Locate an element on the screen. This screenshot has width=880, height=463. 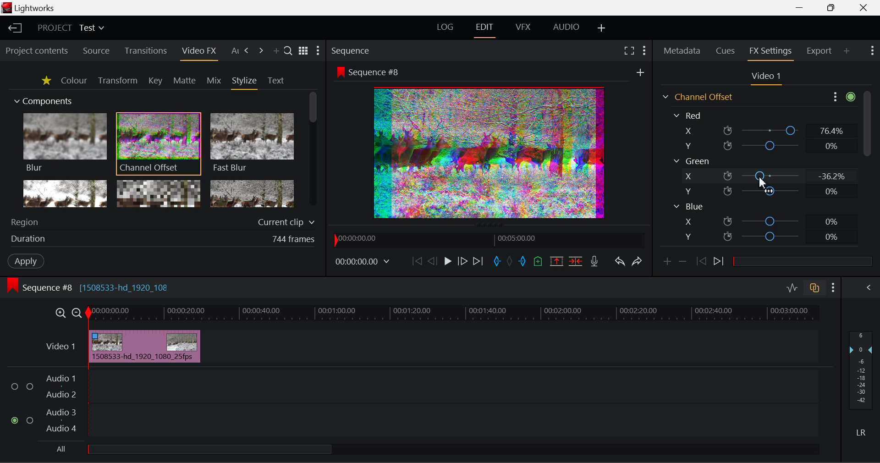
all is located at coordinates (190, 449).